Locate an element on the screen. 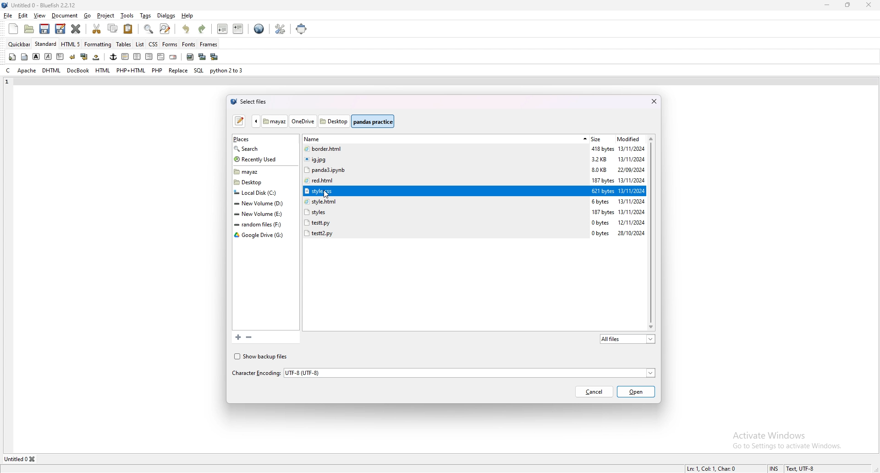 The width and height of the screenshot is (880, 473). help is located at coordinates (188, 16).